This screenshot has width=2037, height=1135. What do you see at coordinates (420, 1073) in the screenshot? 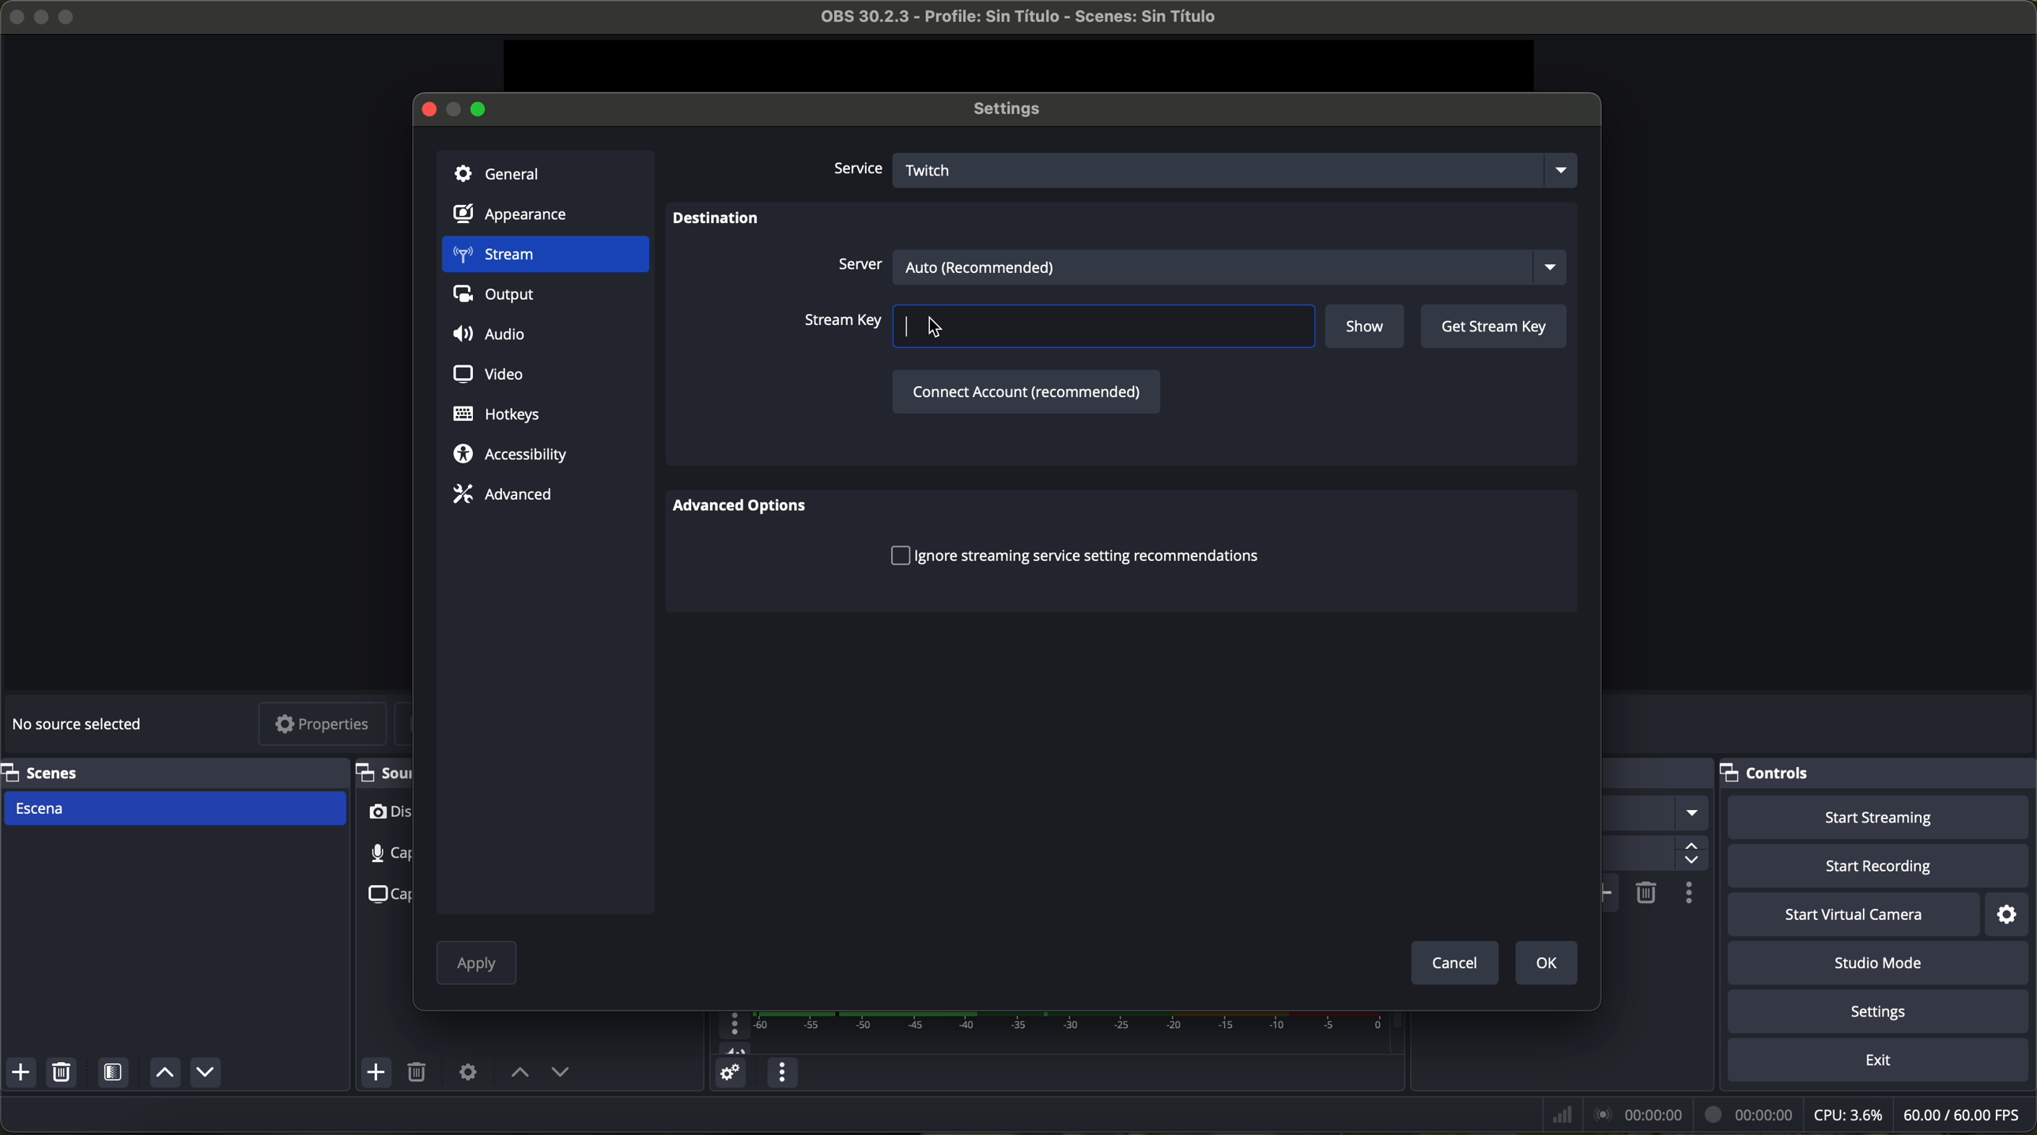
I see `remove selected source` at bounding box center [420, 1073].